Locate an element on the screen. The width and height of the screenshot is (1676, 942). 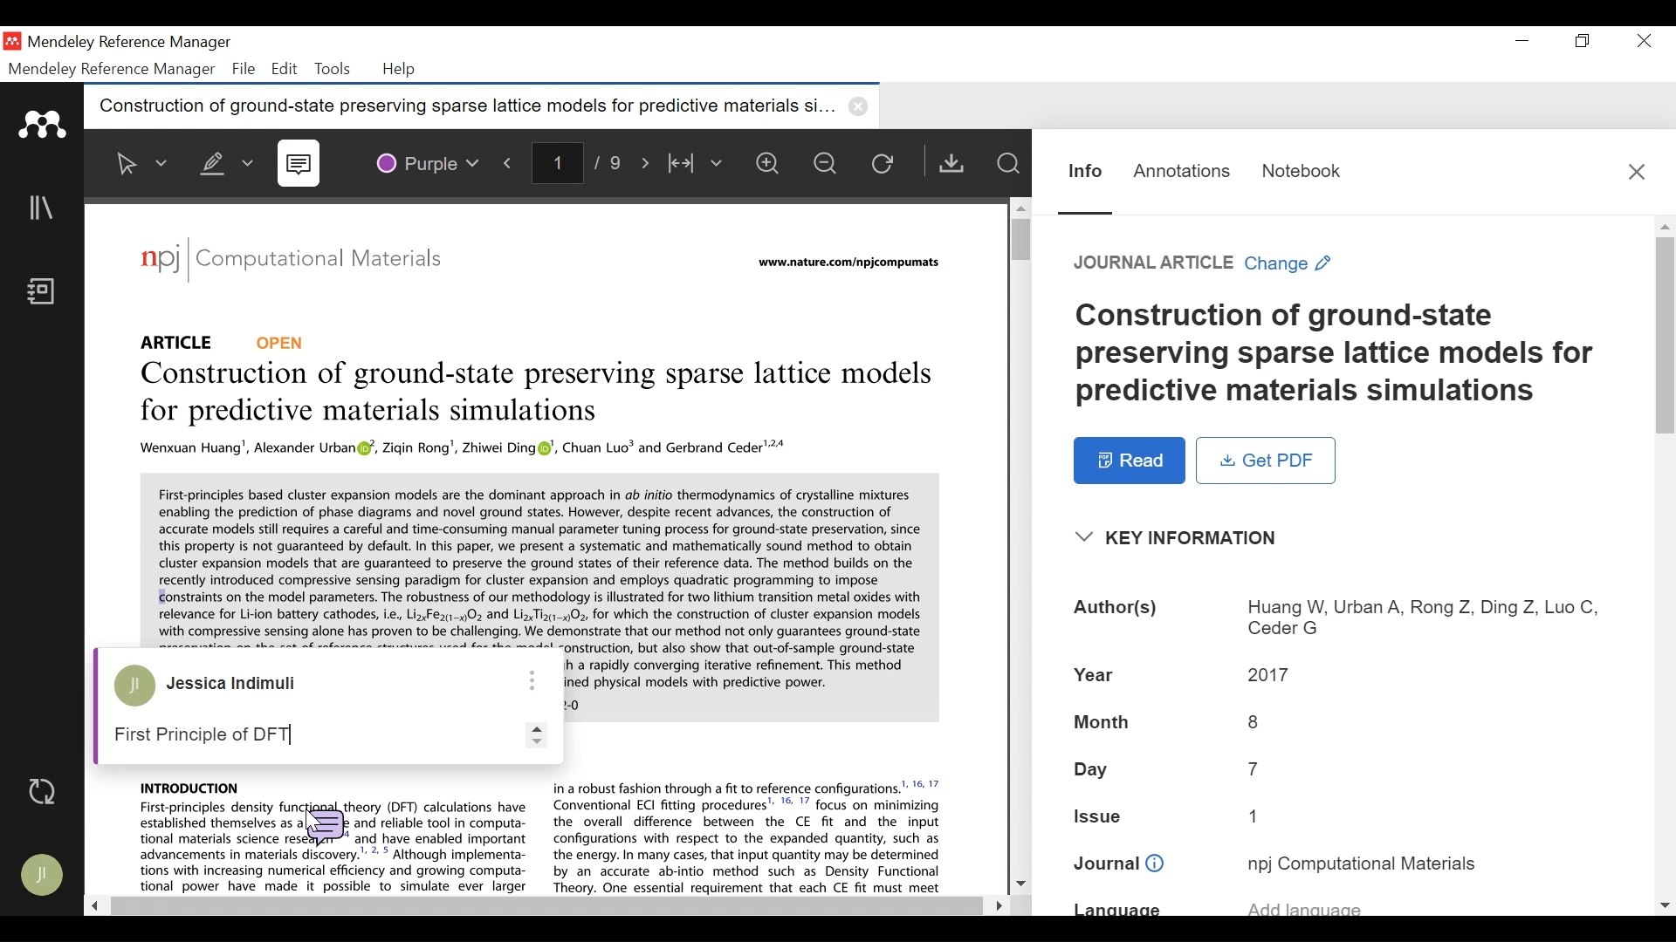
Previous Page is located at coordinates (511, 162).